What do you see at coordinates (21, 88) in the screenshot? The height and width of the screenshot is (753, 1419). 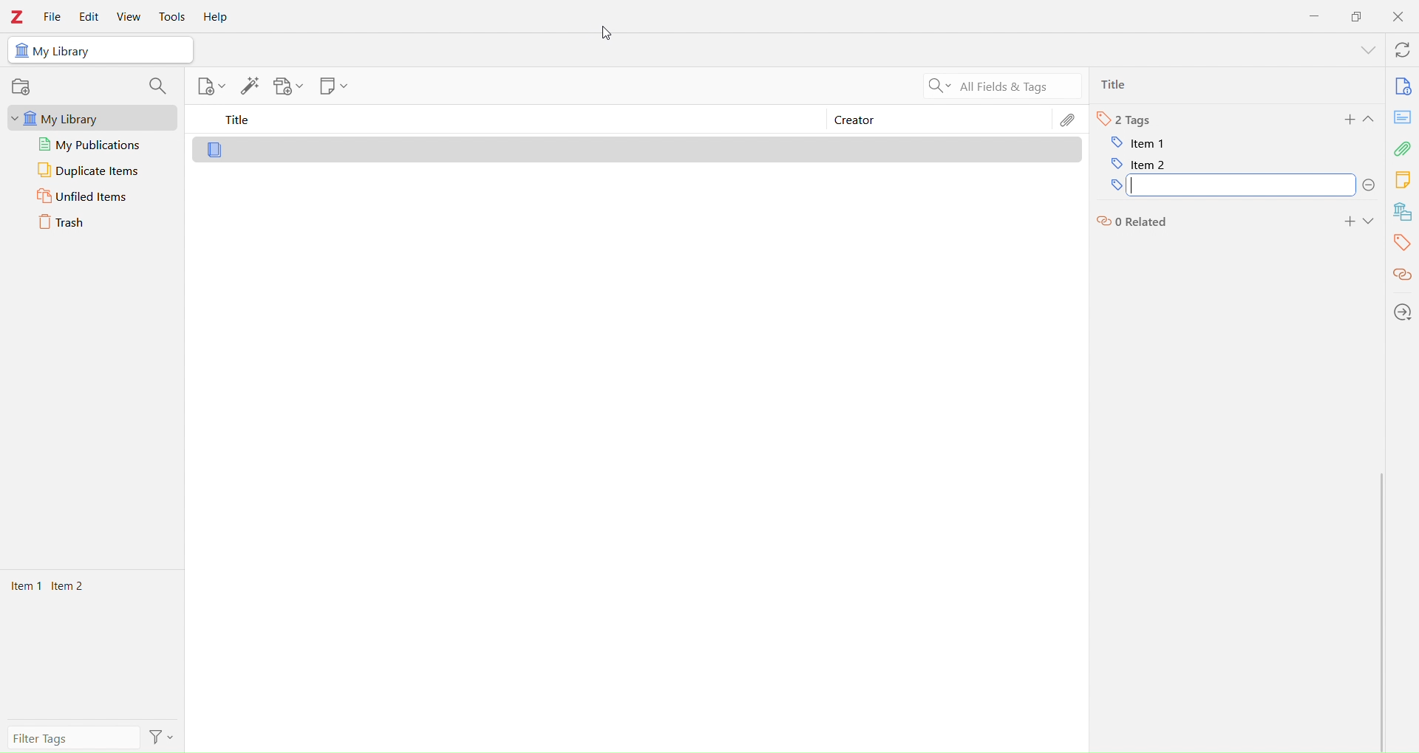 I see `record` at bounding box center [21, 88].